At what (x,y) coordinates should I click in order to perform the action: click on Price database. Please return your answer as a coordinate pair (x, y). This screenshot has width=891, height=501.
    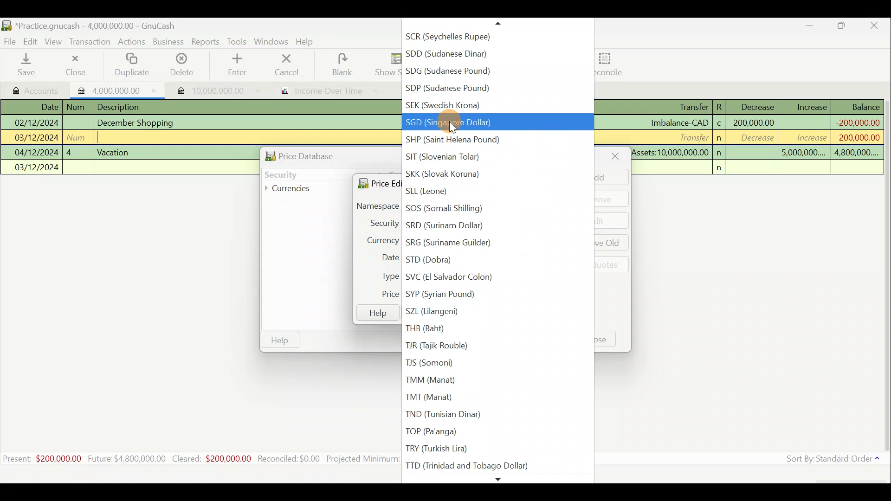
    Looking at the image, I should click on (321, 154).